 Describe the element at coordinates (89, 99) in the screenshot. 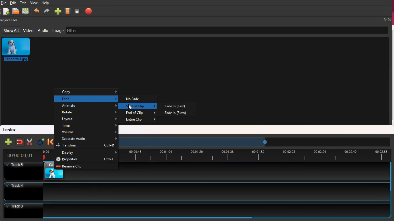

I see `fade` at that location.